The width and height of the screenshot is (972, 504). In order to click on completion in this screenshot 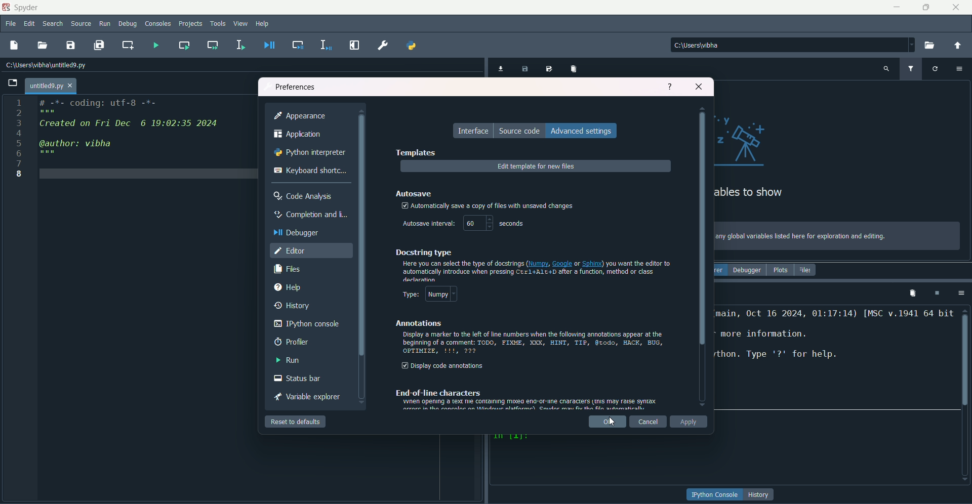, I will do `click(309, 215)`.